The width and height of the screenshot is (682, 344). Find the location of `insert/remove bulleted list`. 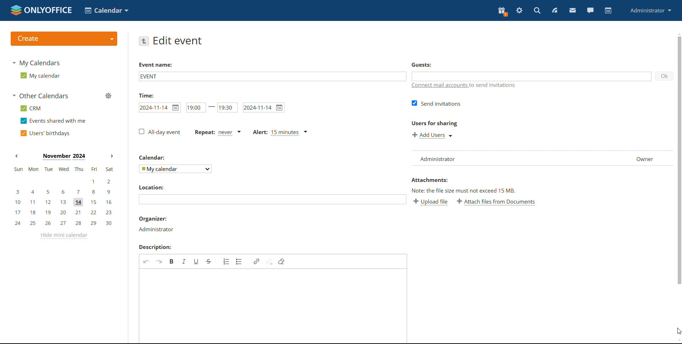

insert/remove bulleted list is located at coordinates (239, 261).